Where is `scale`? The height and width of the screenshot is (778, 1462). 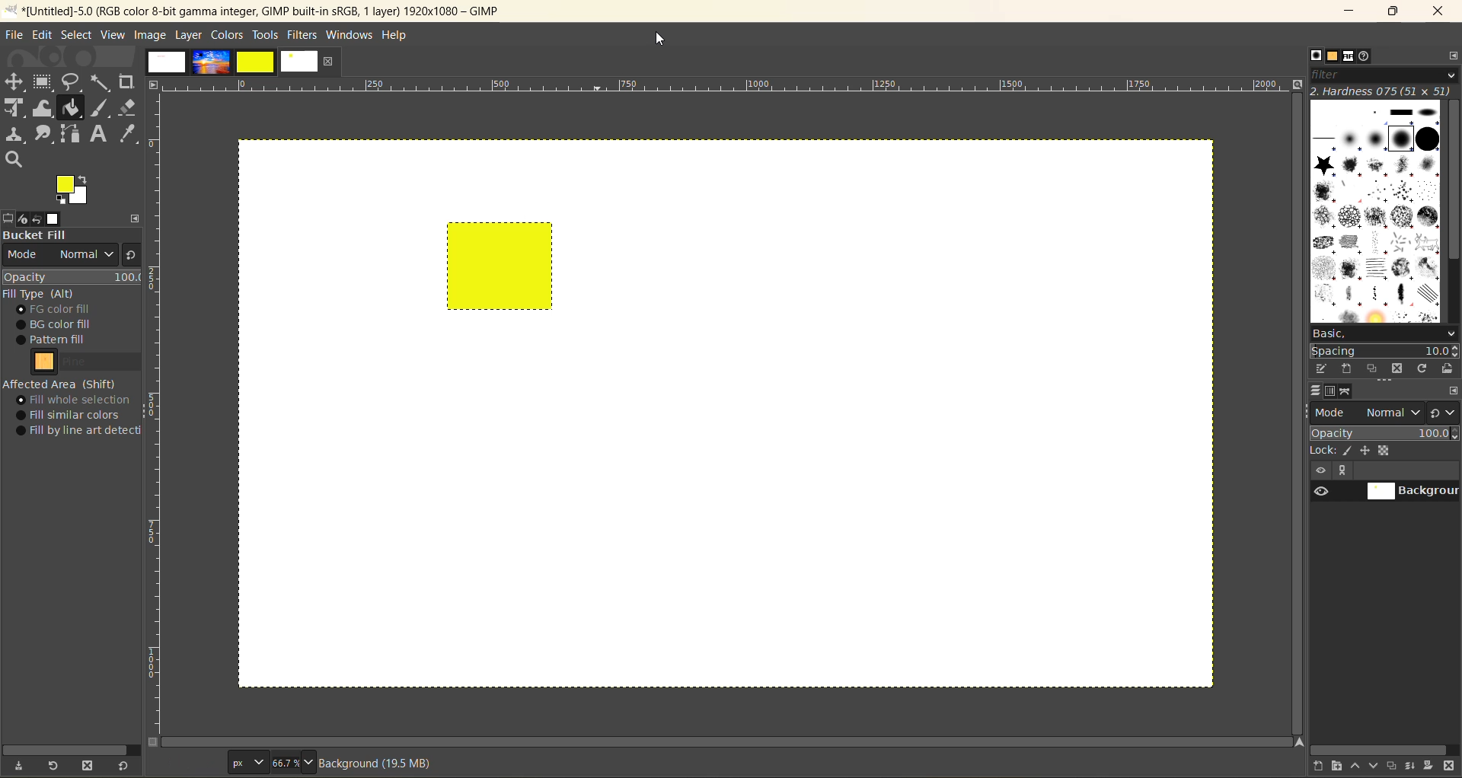 scale is located at coordinates (158, 416).